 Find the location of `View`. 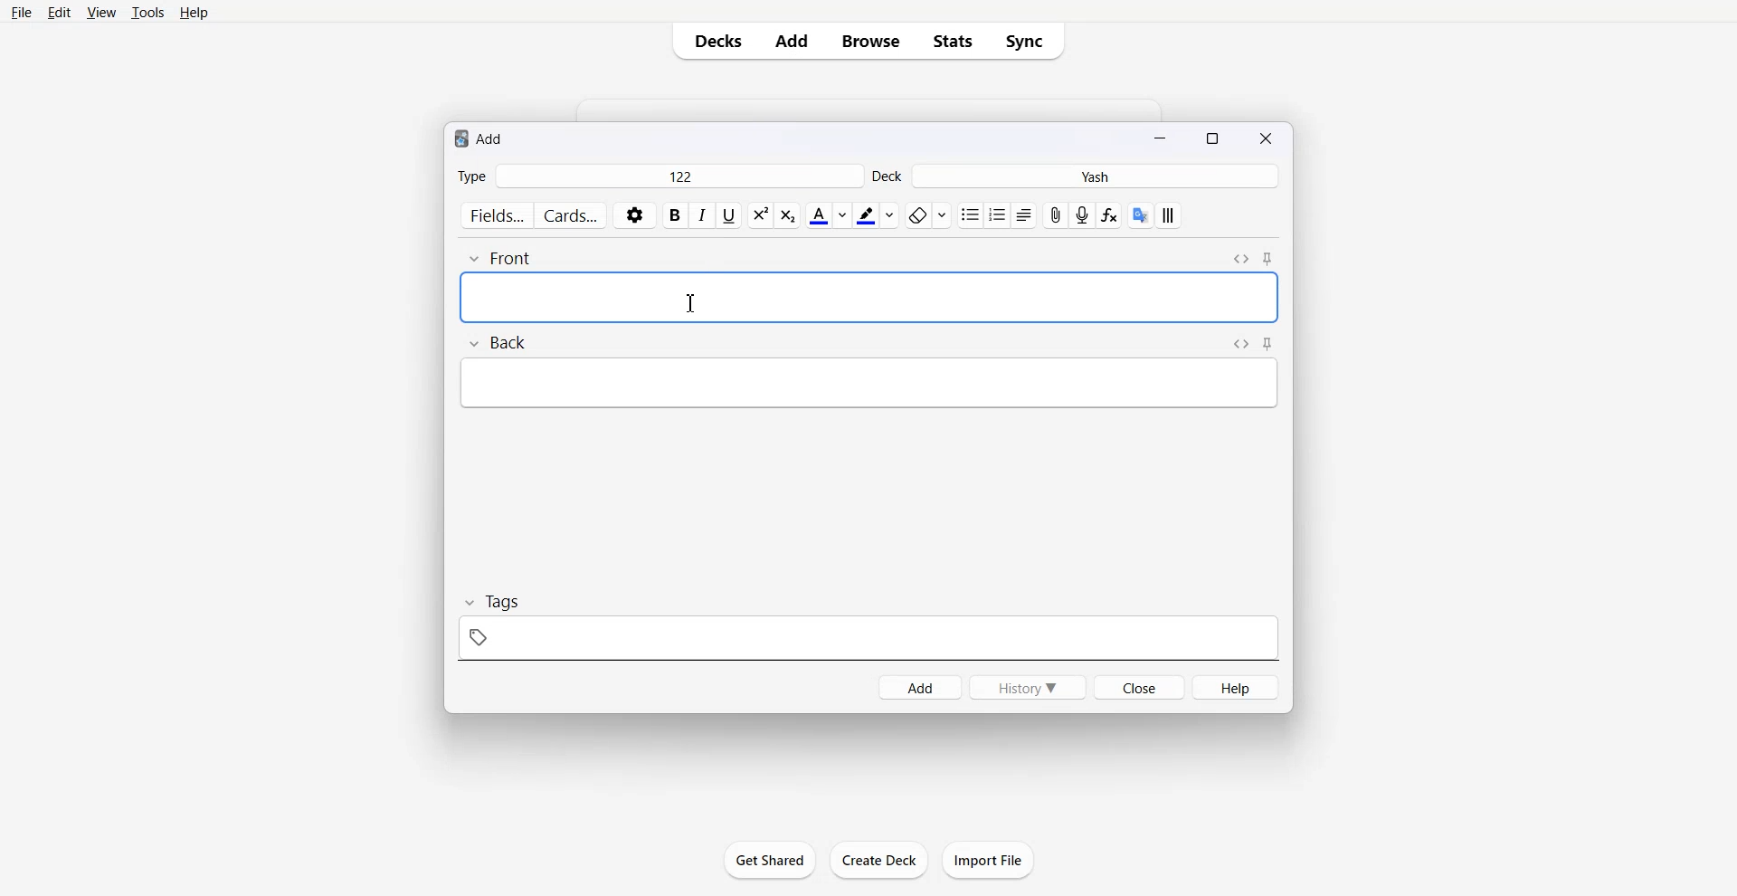

View is located at coordinates (100, 12).